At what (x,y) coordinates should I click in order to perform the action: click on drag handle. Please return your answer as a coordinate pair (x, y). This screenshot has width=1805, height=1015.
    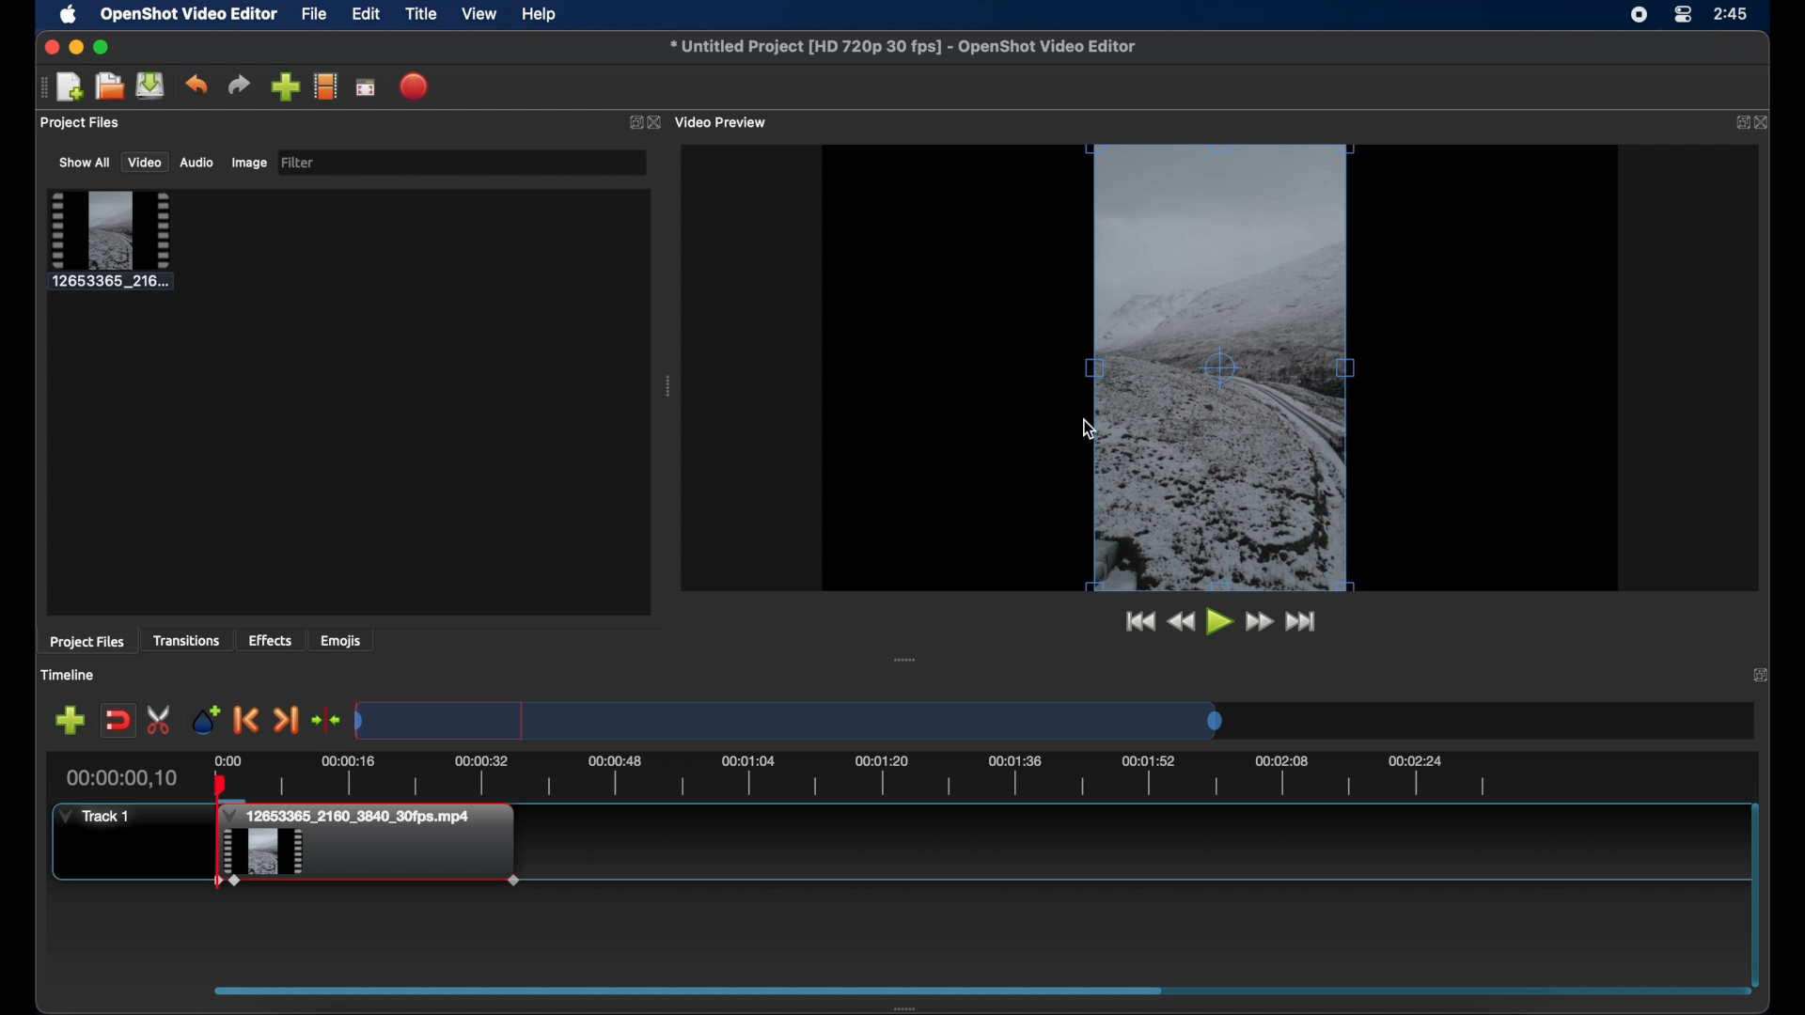
    Looking at the image, I should click on (39, 88).